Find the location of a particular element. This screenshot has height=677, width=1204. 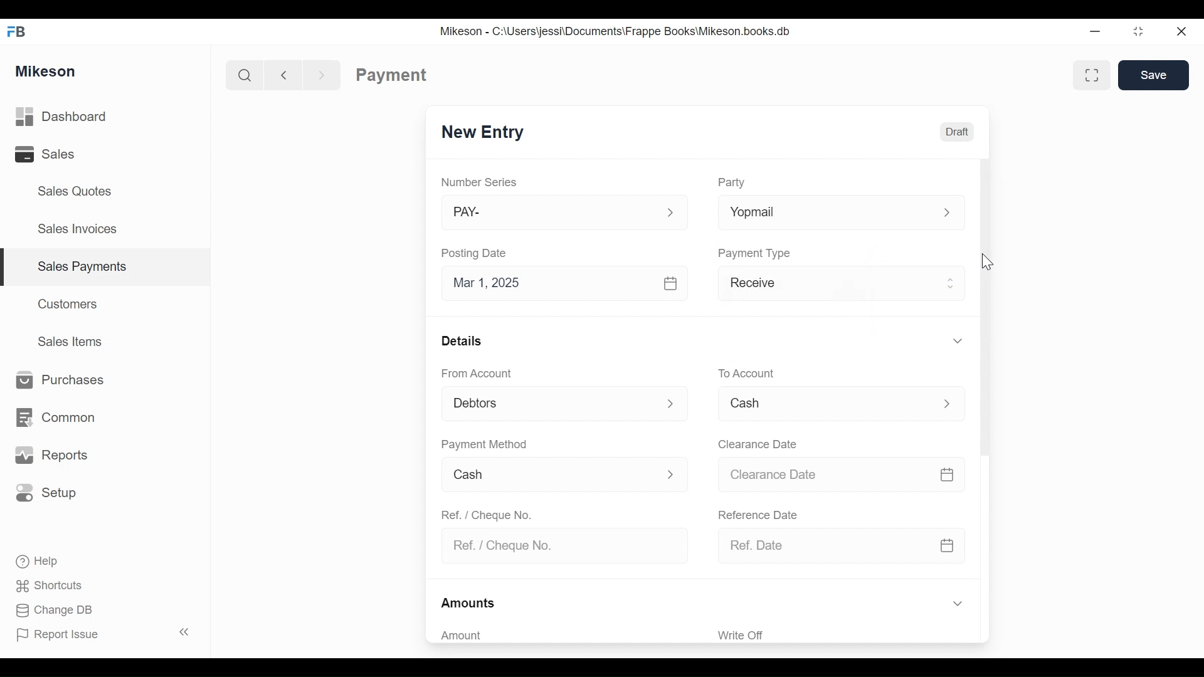

Payment Method is located at coordinates (485, 446).